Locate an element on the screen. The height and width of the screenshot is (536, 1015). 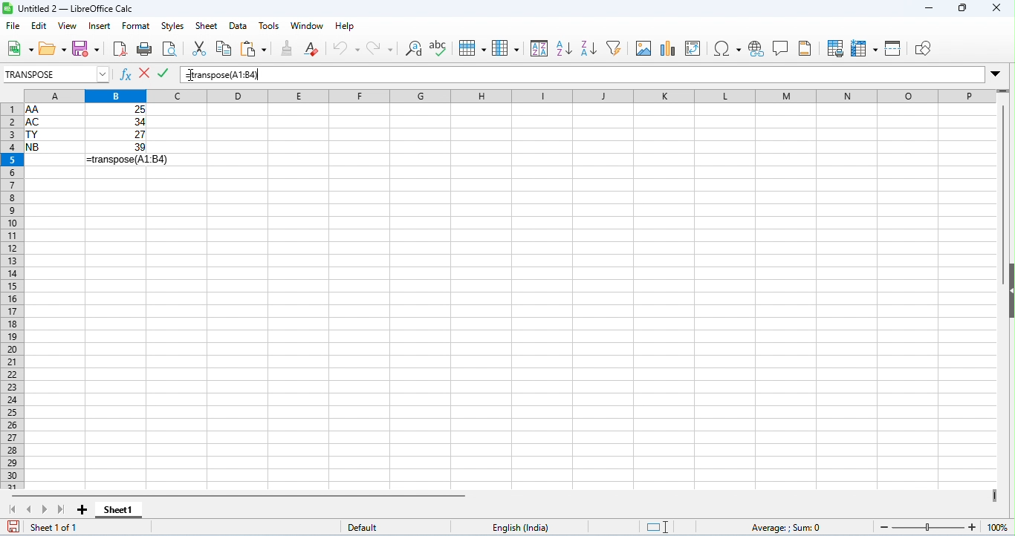
print preview is located at coordinates (171, 50).